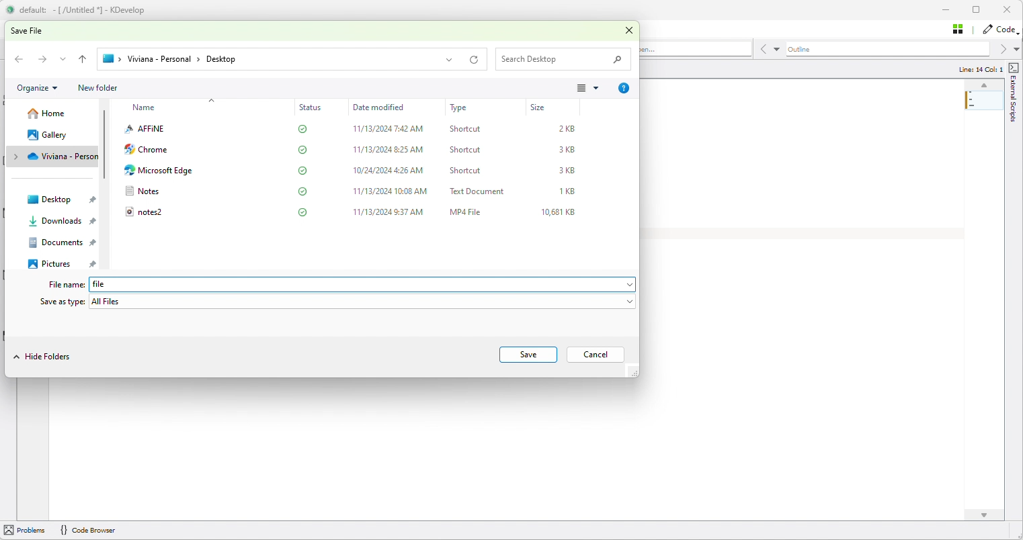 This screenshot has width=1023, height=540. Describe the element at coordinates (363, 302) in the screenshot. I see `All files` at that location.